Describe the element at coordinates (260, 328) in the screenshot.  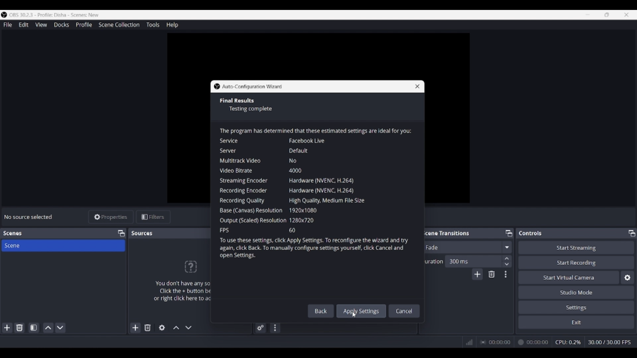
I see `Advanced audio properties` at that location.